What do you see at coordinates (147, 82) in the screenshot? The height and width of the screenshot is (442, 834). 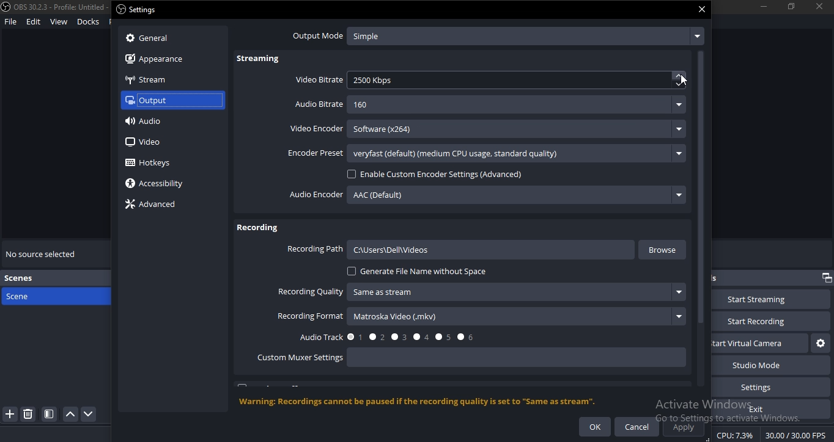 I see `stream` at bounding box center [147, 82].